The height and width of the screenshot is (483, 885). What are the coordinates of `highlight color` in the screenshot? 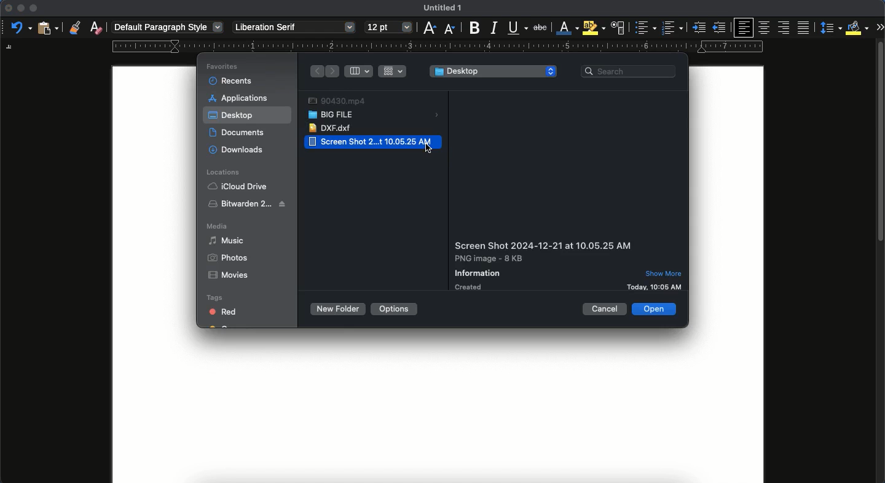 It's located at (594, 28).